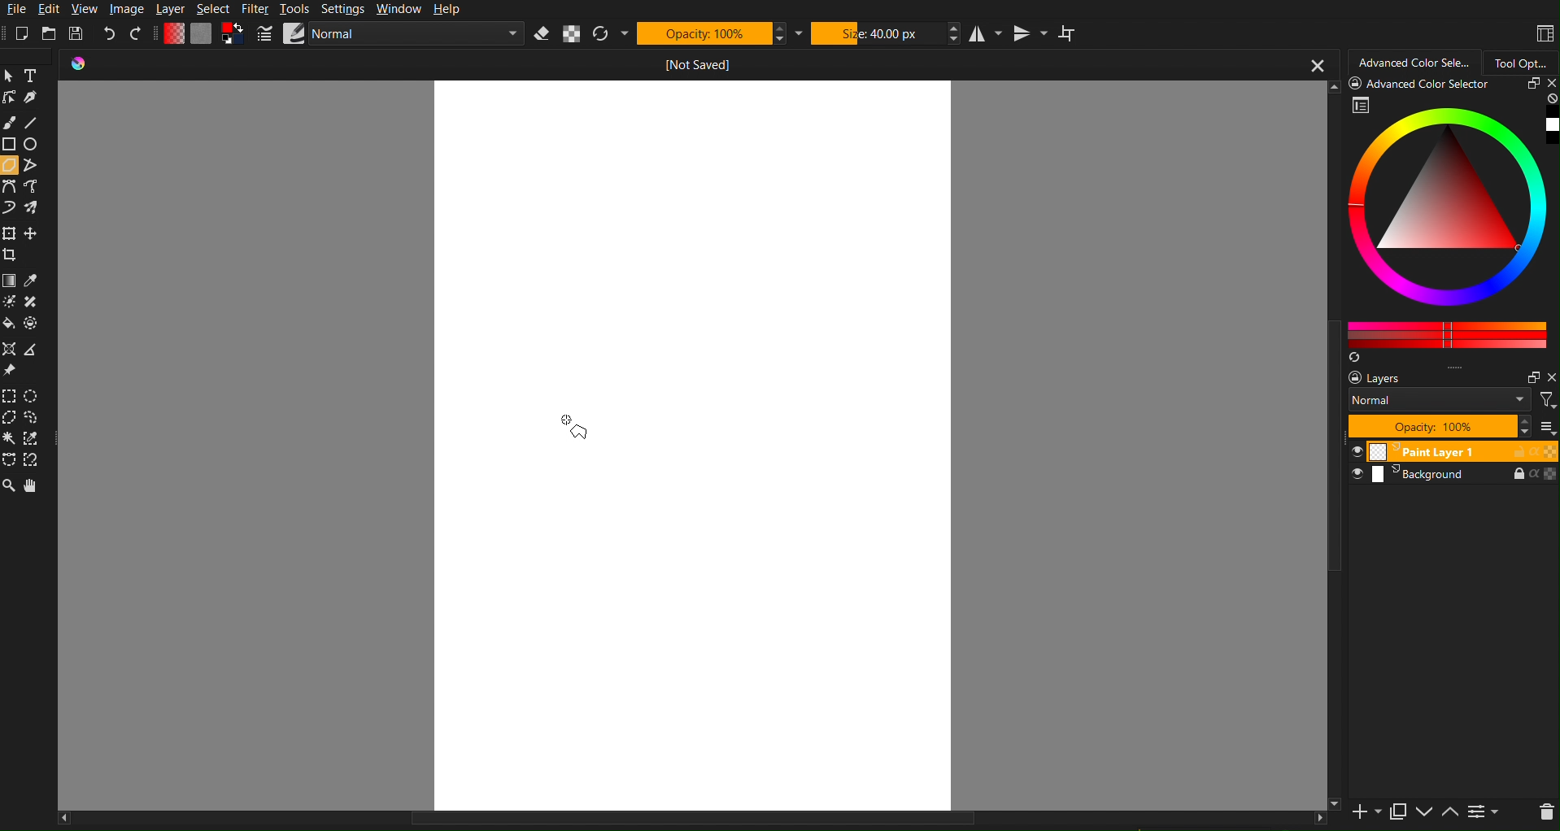 The height and width of the screenshot is (831, 1560). I want to click on bezier Curve Tools, so click(10, 187).